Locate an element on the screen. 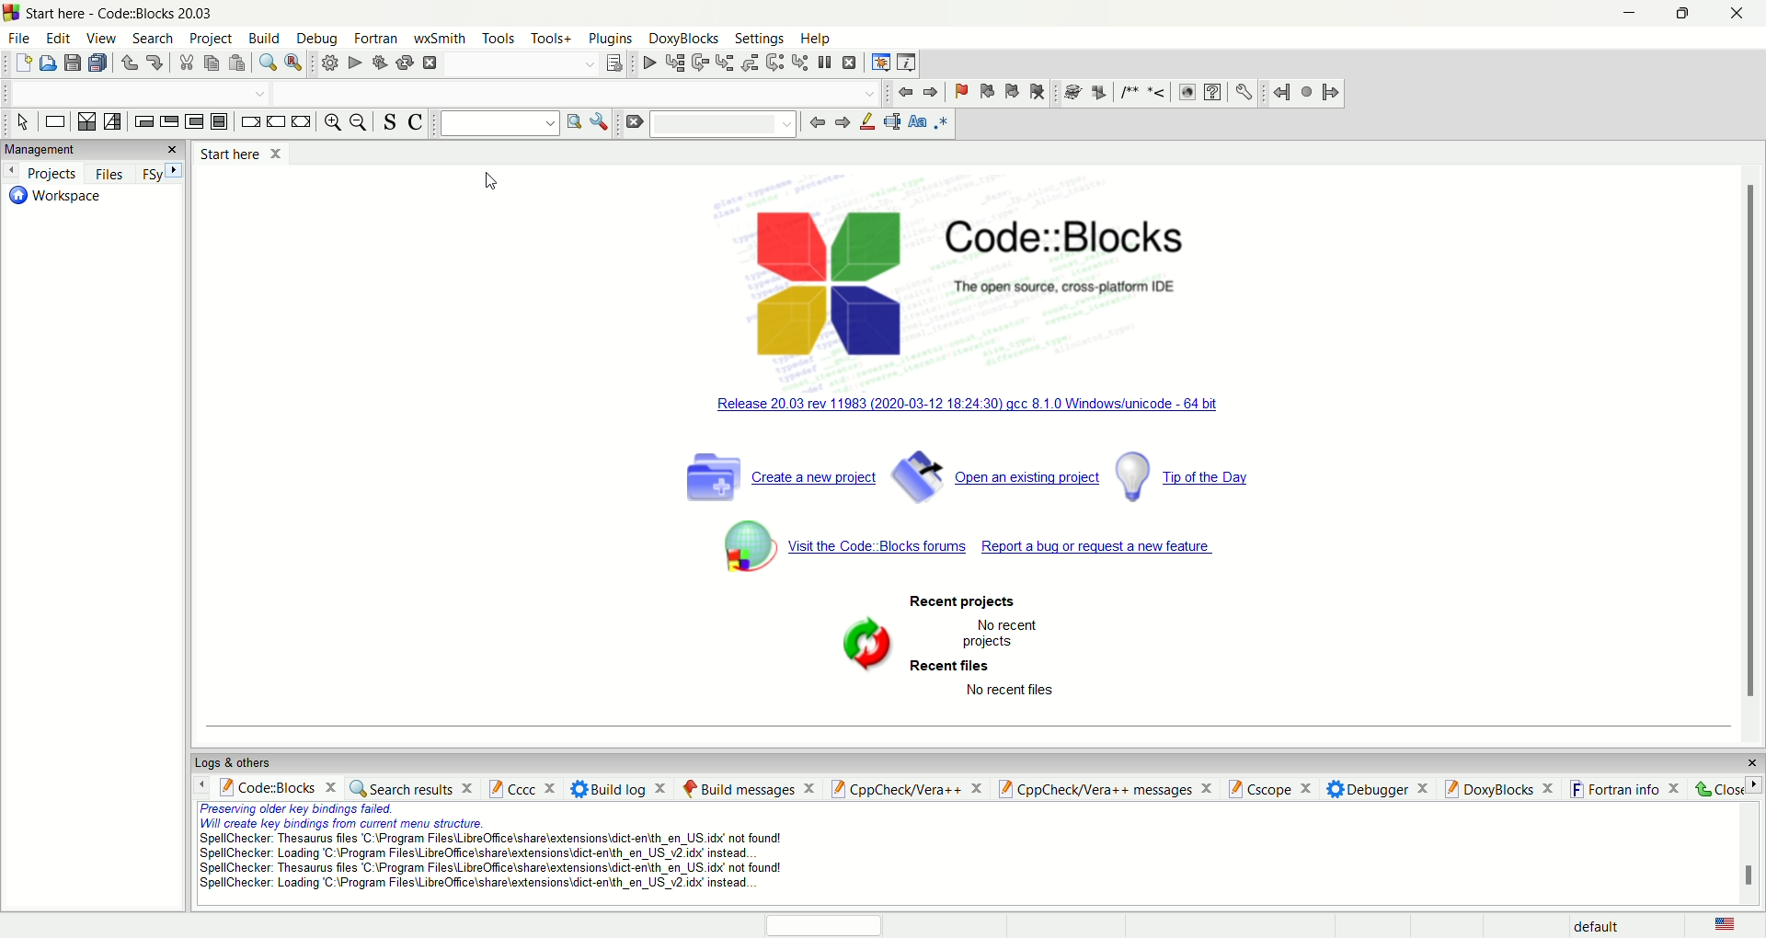 This screenshot has width=1766, height=938. save everything is located at coordinates (100, 63).